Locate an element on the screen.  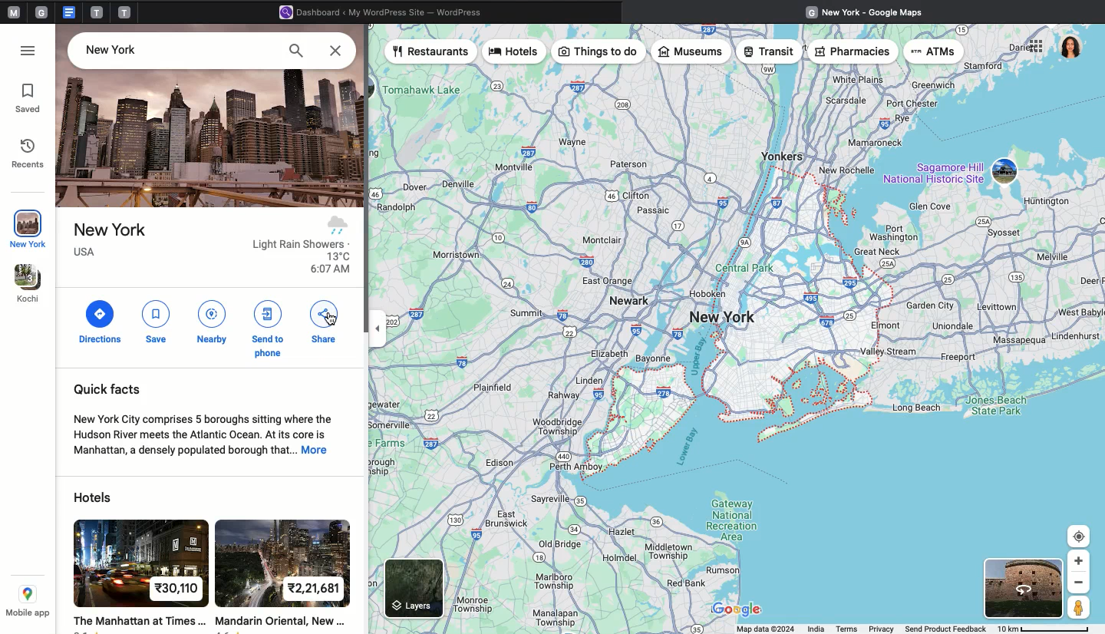
Directions is located at coordinates (102, 321).